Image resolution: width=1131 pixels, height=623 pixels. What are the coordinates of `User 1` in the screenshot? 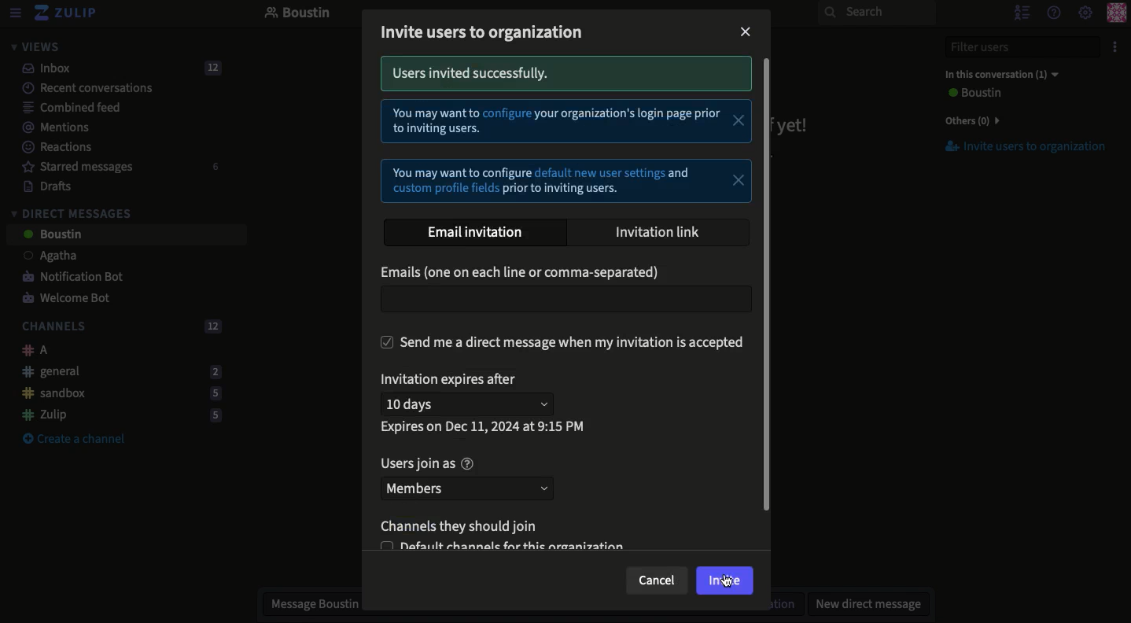 It's located at (42, 257).